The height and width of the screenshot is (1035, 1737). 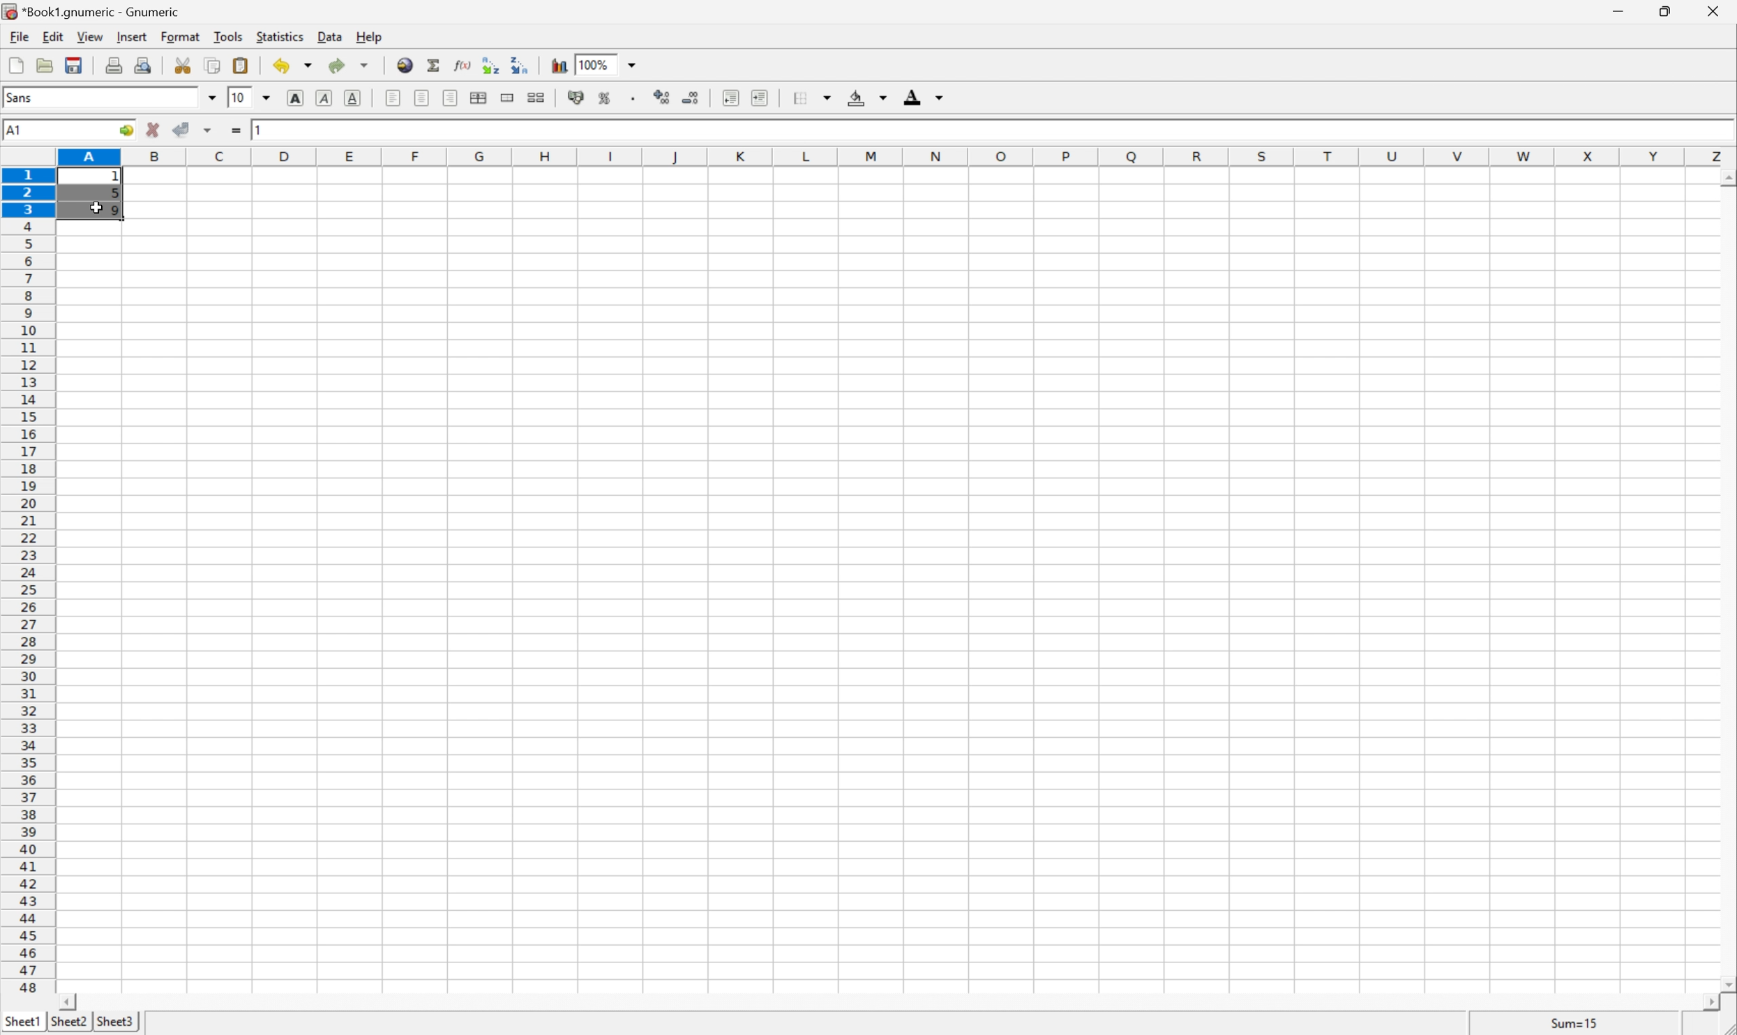 I want to click on sum=15, so click(x=1574, y=1022).